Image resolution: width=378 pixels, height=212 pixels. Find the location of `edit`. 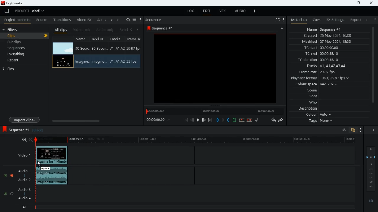

edit is located at coordinates (207, 11).